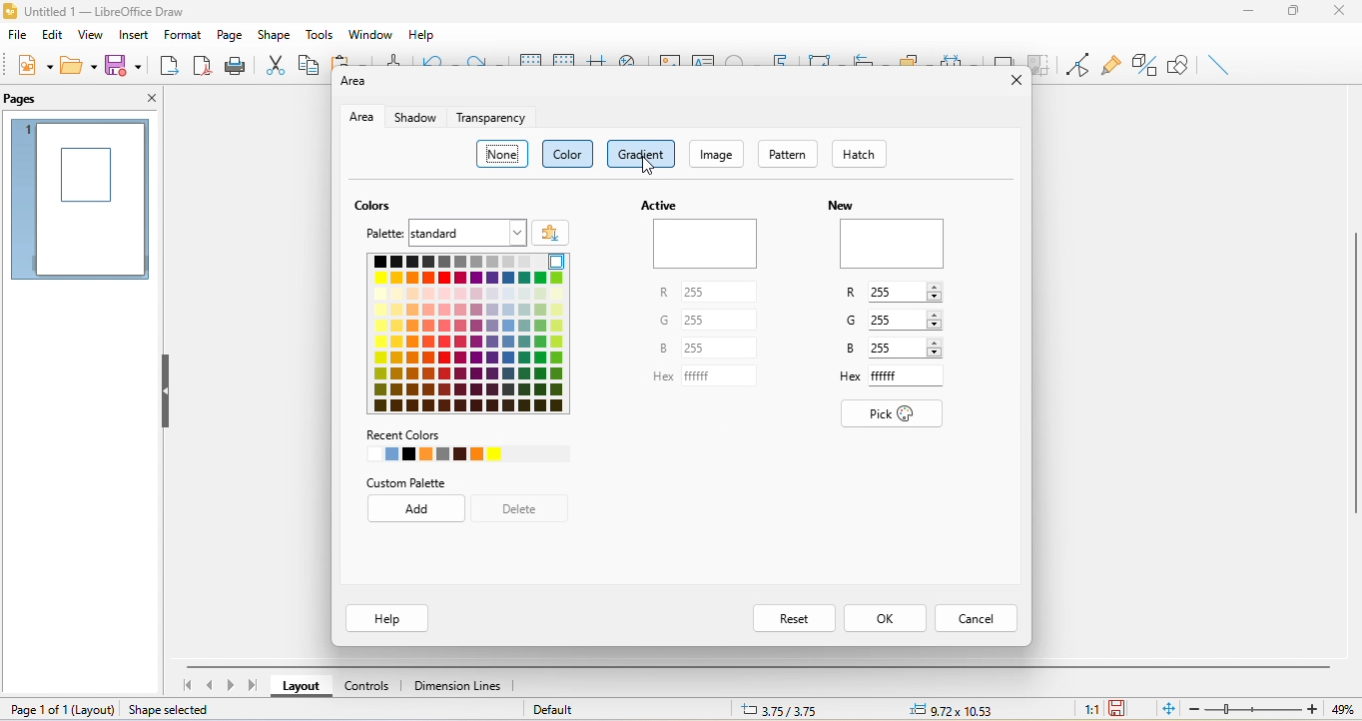  I want to click on 255, so click(721, 351).